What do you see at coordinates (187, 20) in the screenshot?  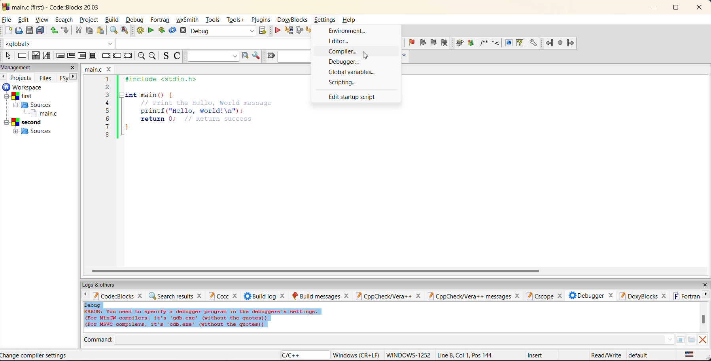 I see `wxsmith` at bounding box center [187, 20].